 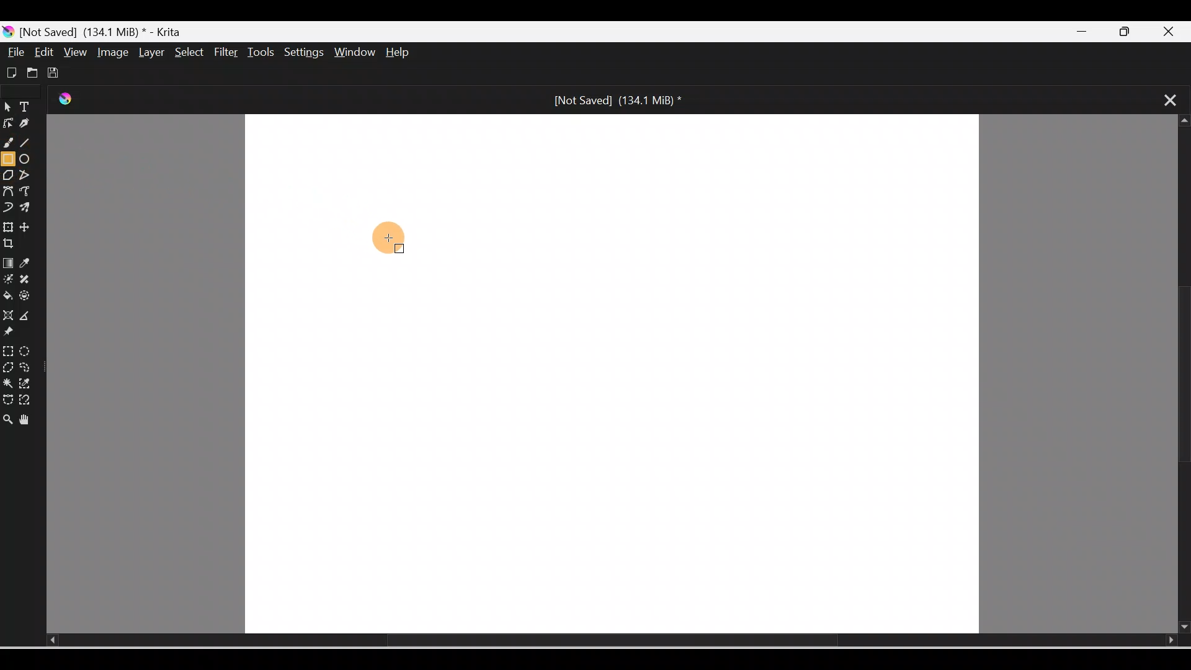 I want to click on Filter, so click(x=226, y=53).